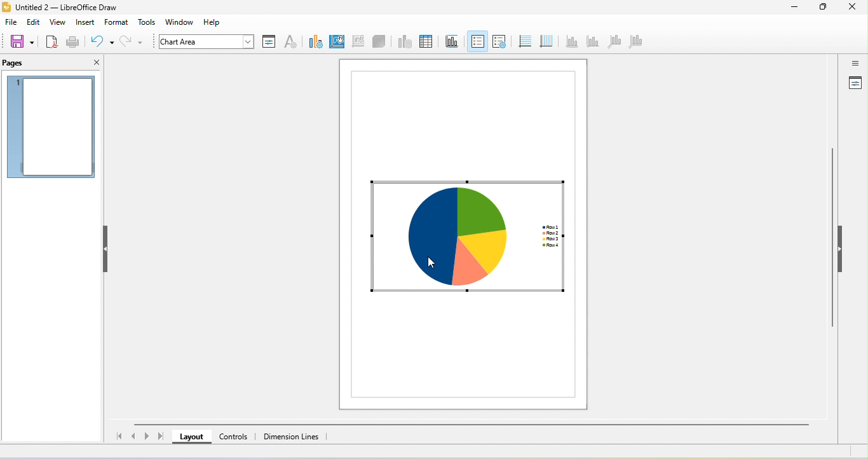 The height and width of the screenshot is (459, 868). What do you see at coordinates (571, 41) in the screenshot?
I see `x axis` at bounding box center [571, 41].